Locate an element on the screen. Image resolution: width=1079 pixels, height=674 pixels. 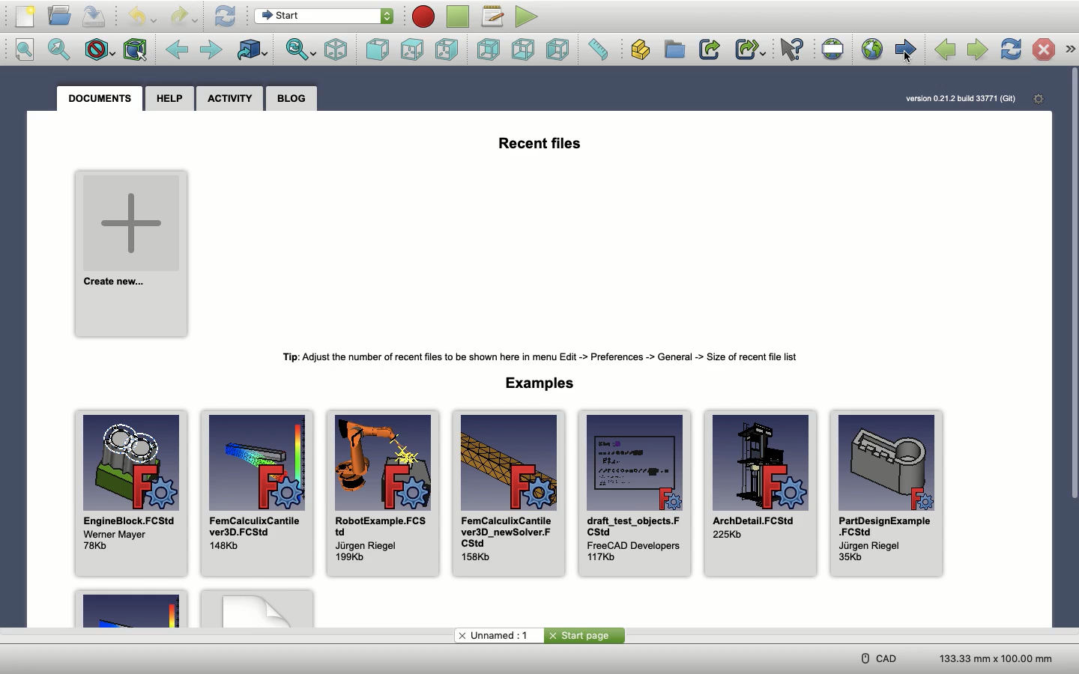
New is located at coordinates (26, 16).